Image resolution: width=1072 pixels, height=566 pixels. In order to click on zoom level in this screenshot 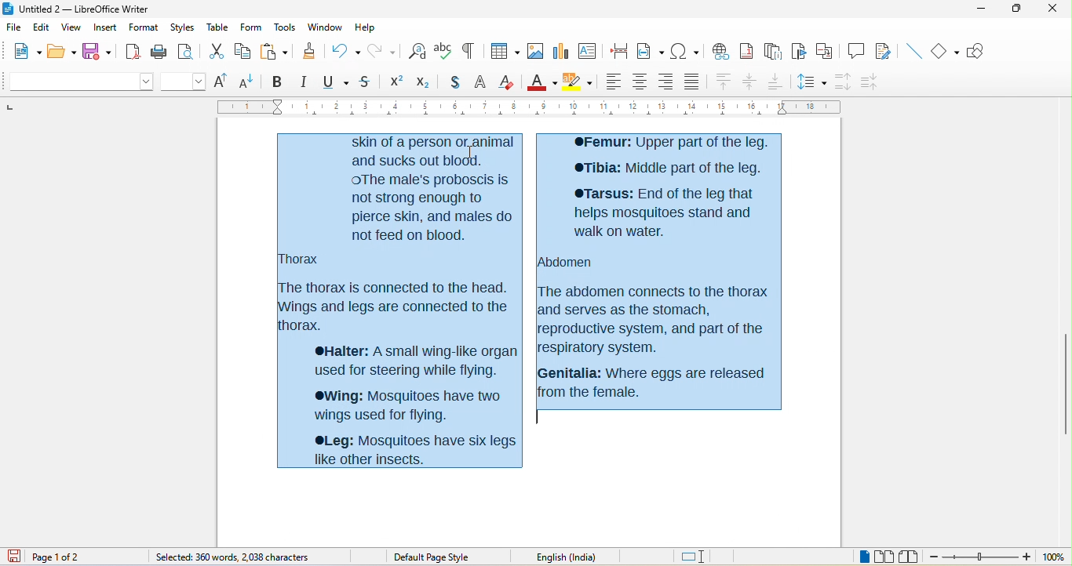, I will do `click(1053, 557)`.